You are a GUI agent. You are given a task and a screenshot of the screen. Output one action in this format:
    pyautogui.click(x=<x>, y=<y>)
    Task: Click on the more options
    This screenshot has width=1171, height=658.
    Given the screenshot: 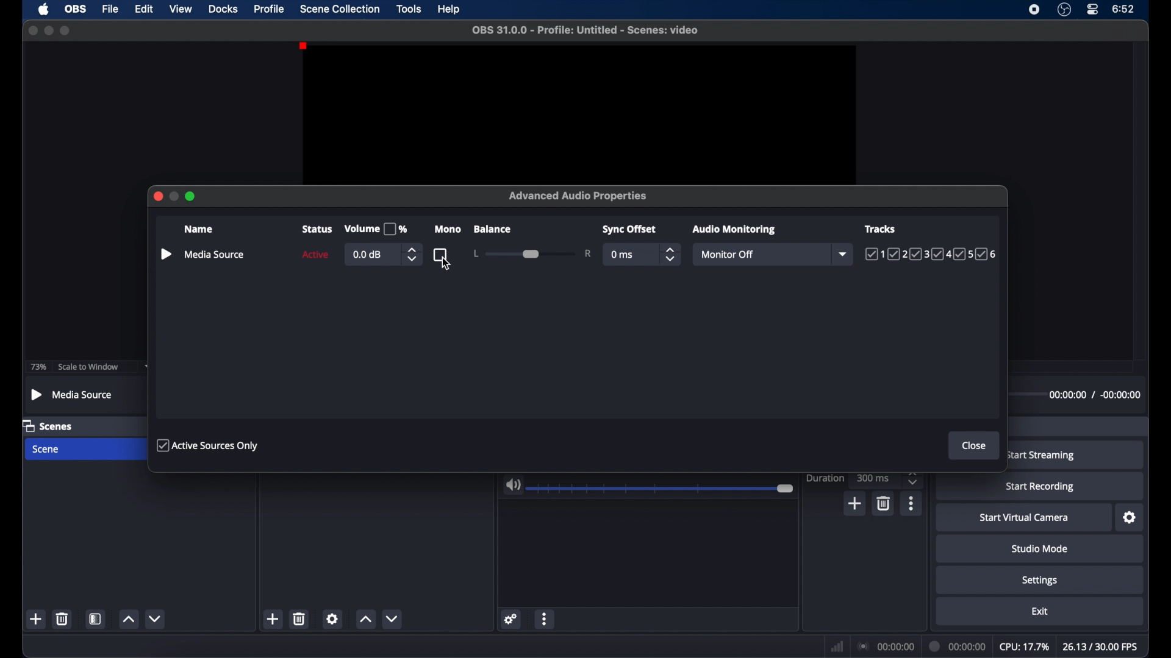 What is the action you would take?
    pyautogui.click(x=545, y=618)
    